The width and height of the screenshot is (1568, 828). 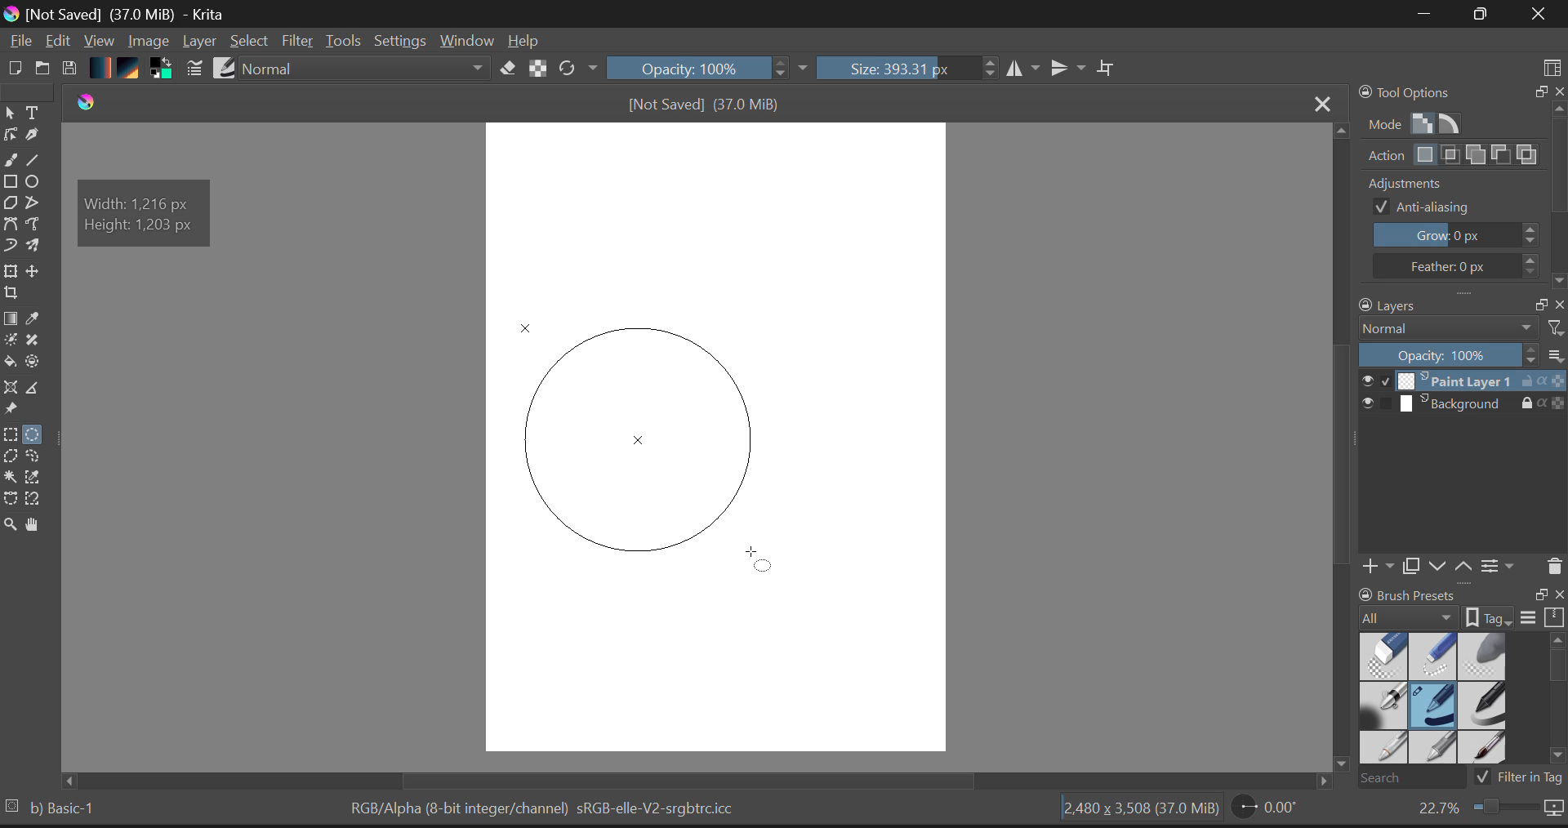 What do you see at coordinates (11, 499) in the screenshot?
I see `Bezier Curve` at bounding box center [11, 499].